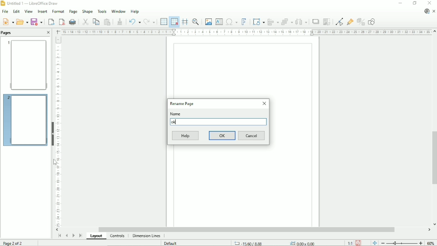 The image size is (437, 246). What do you see at coordinates (252, 136) in the screenshot?
I see `Cancel` at bounding box center [252, 136].